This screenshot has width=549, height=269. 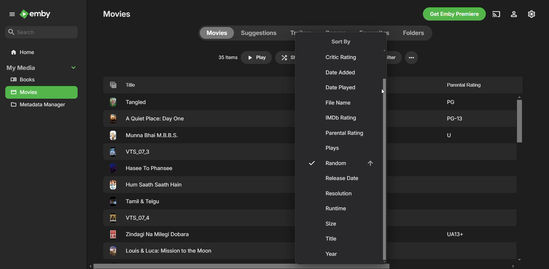 I want to click on Plays, so click(x=334, y=149).